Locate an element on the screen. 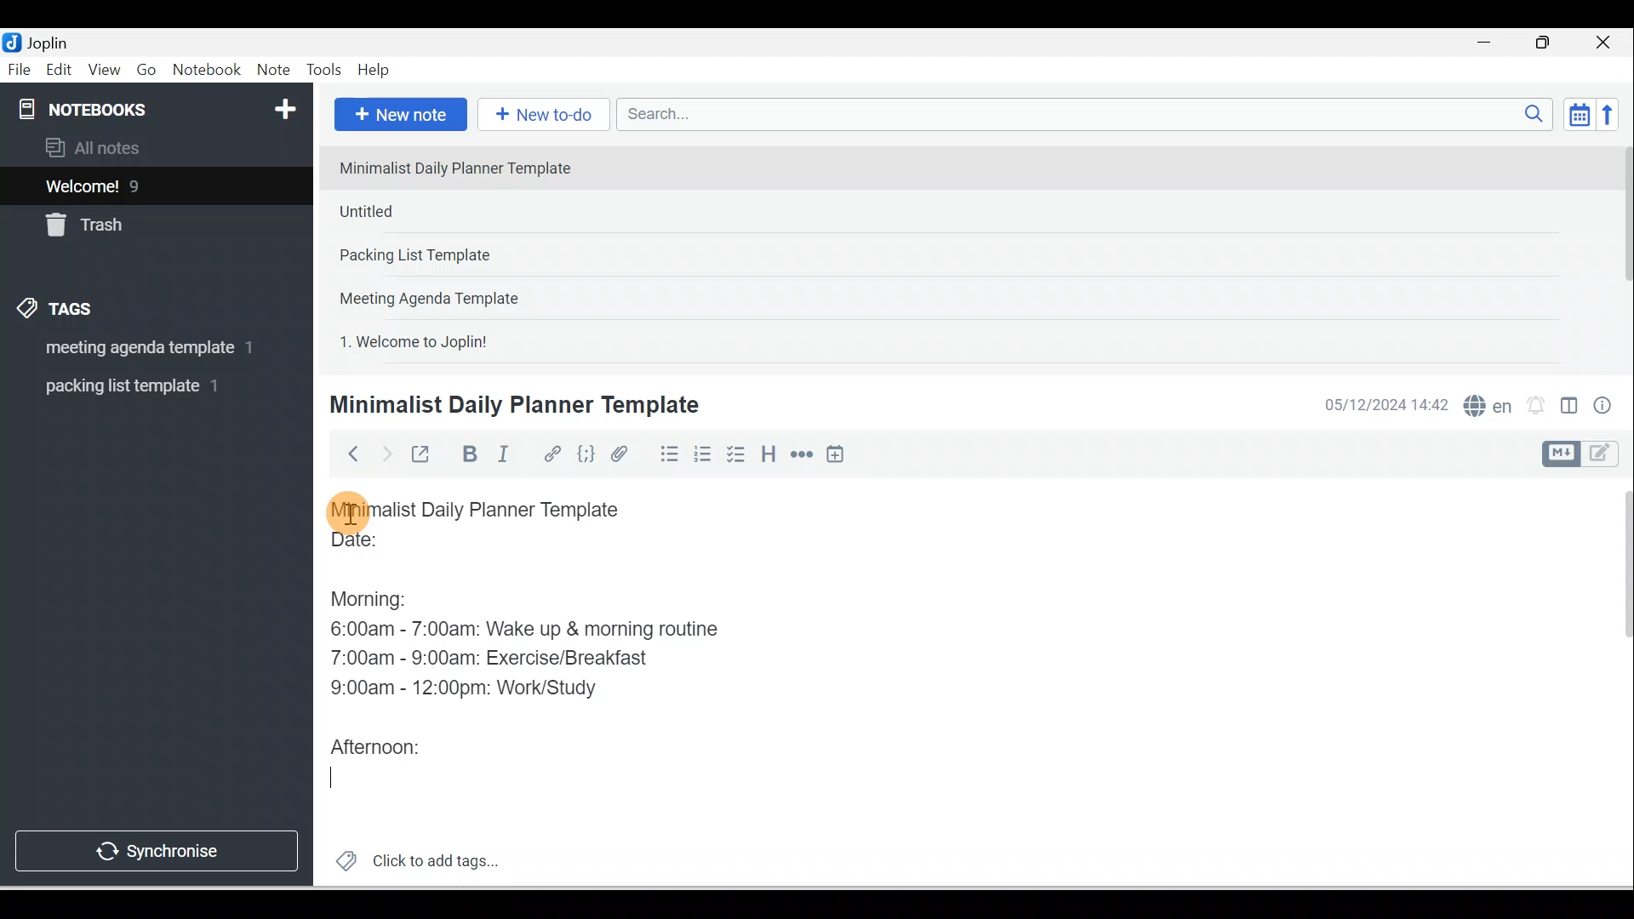  Note 1 is located at coordinates (467, 167).